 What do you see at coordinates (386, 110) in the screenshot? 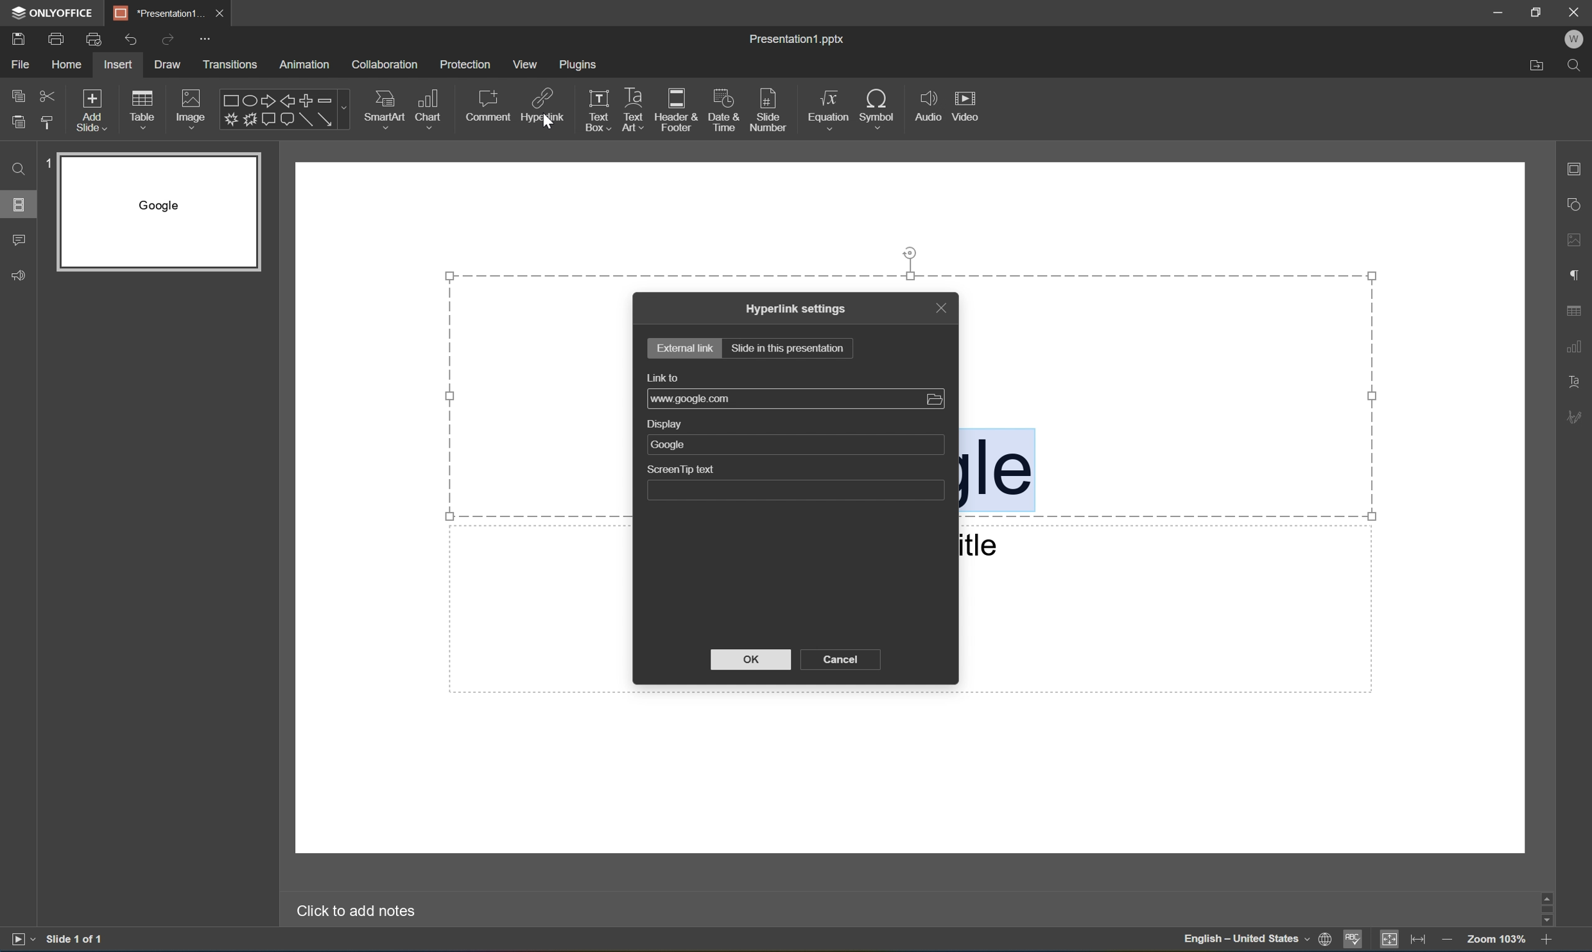
I see `SmartArt` at bounding box center [386, 110].